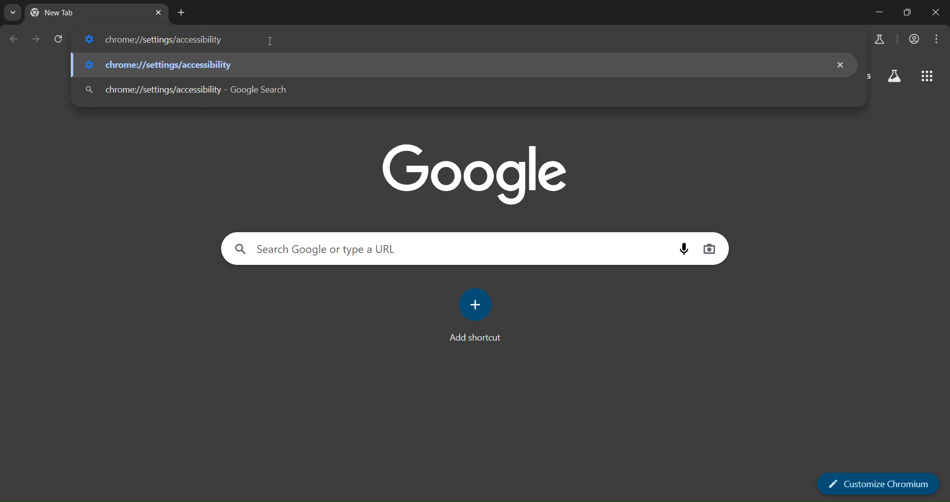 The width and height of the screenshot is (950, 502). Describe the element at coordinates (158, 14) in the screenshot. I see `close tab` at that location.